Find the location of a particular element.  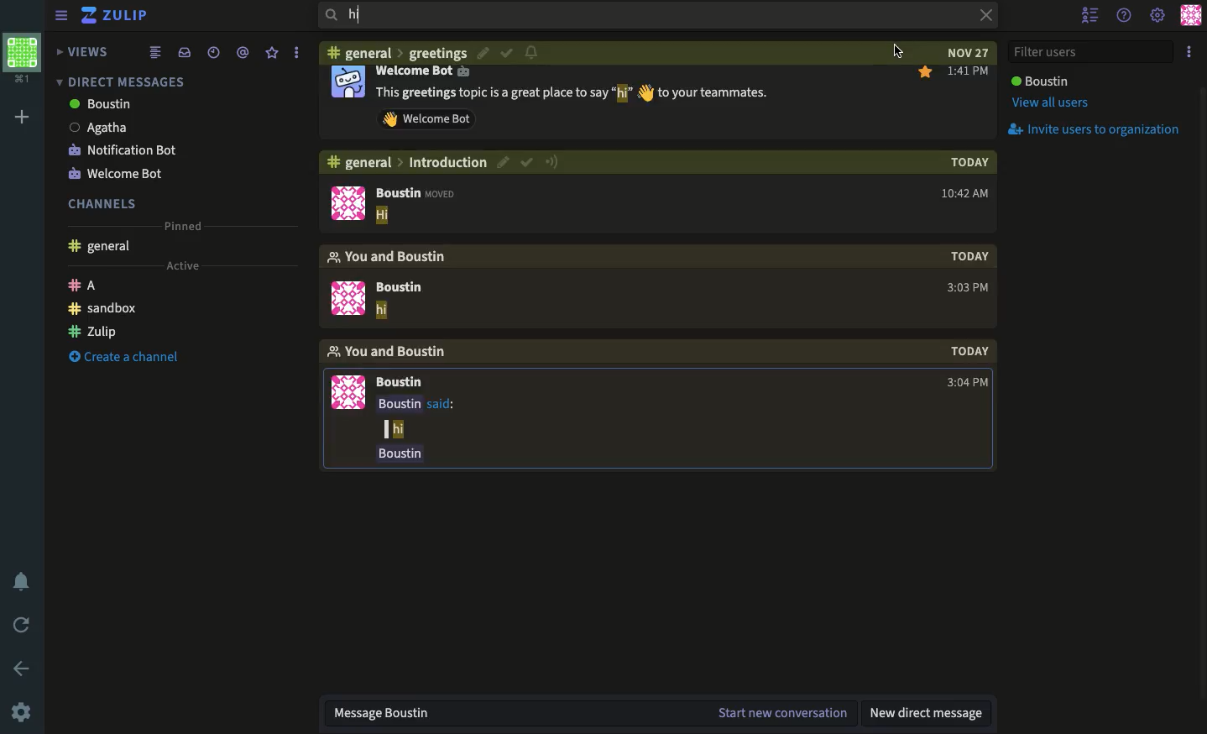

general is located at coordinates (361, 51).